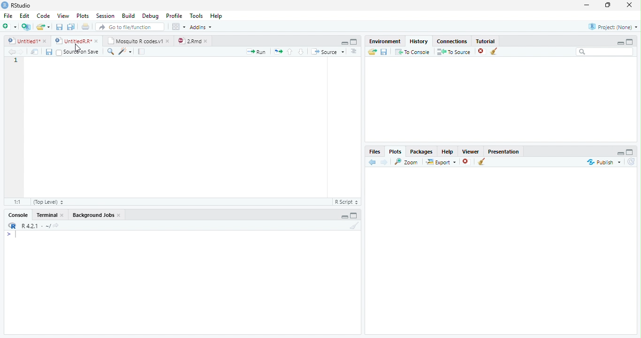  What do you see at coordinates (77, 49) in the screenshot?
I see `Mouse Cursor` at bounding box center [77, 49].